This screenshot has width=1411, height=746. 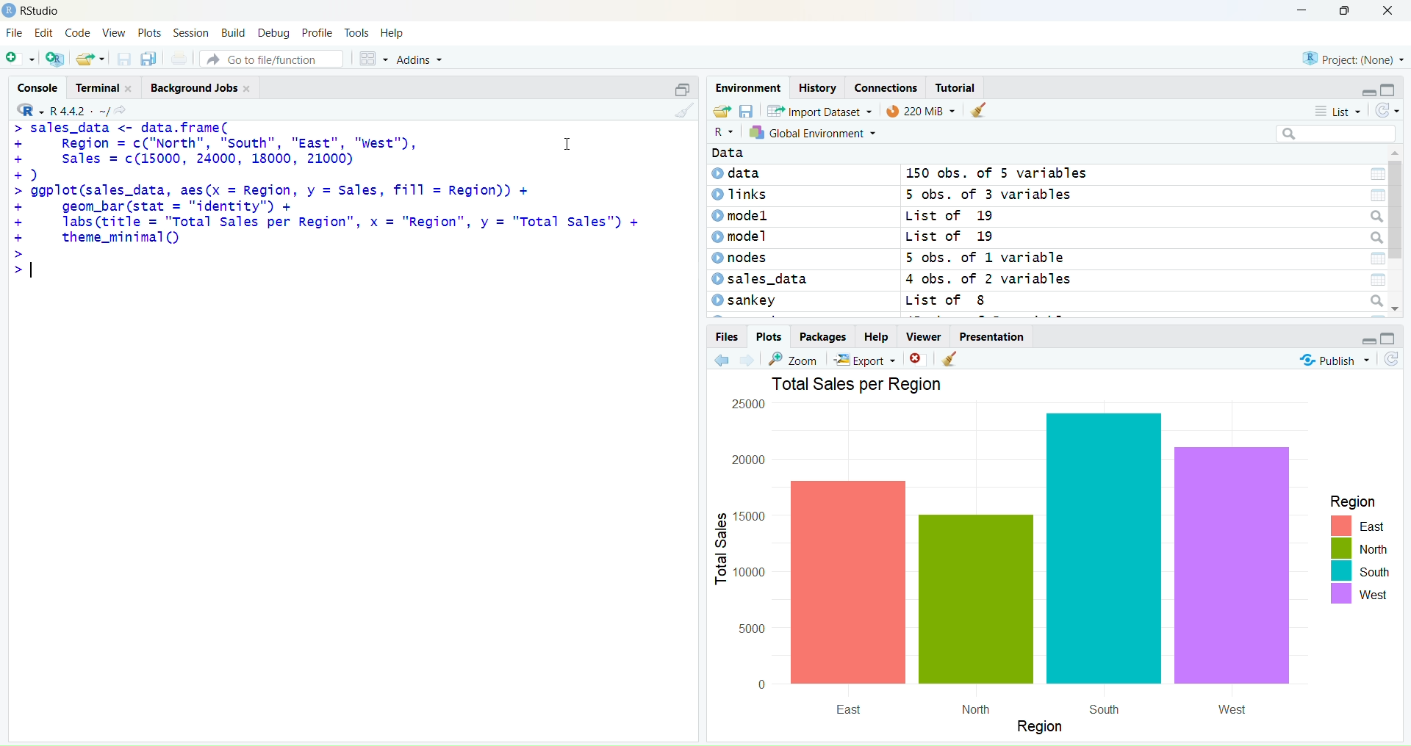 What do you see at coordinates (369, 56) in the screenshot?
I see `grid view` at bounding box center [369, 56].